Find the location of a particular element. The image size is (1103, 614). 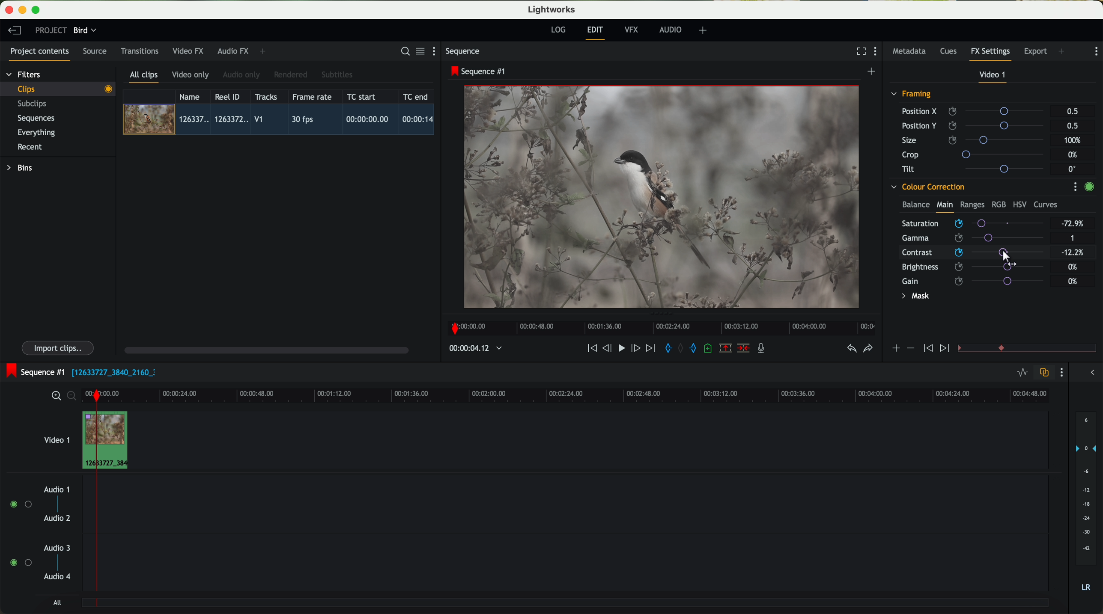

toggle between list and title view is located at coordinates (419, 51).